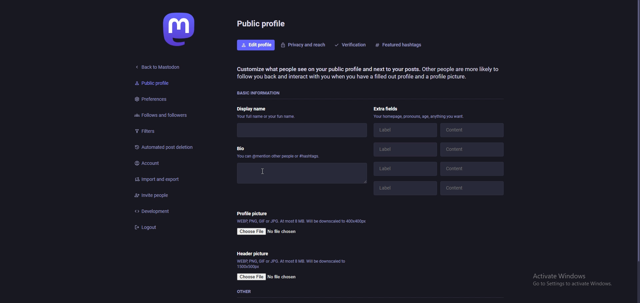  Describe the element at coordinates (406, 149) in the screenshot. I see `label` at that location.